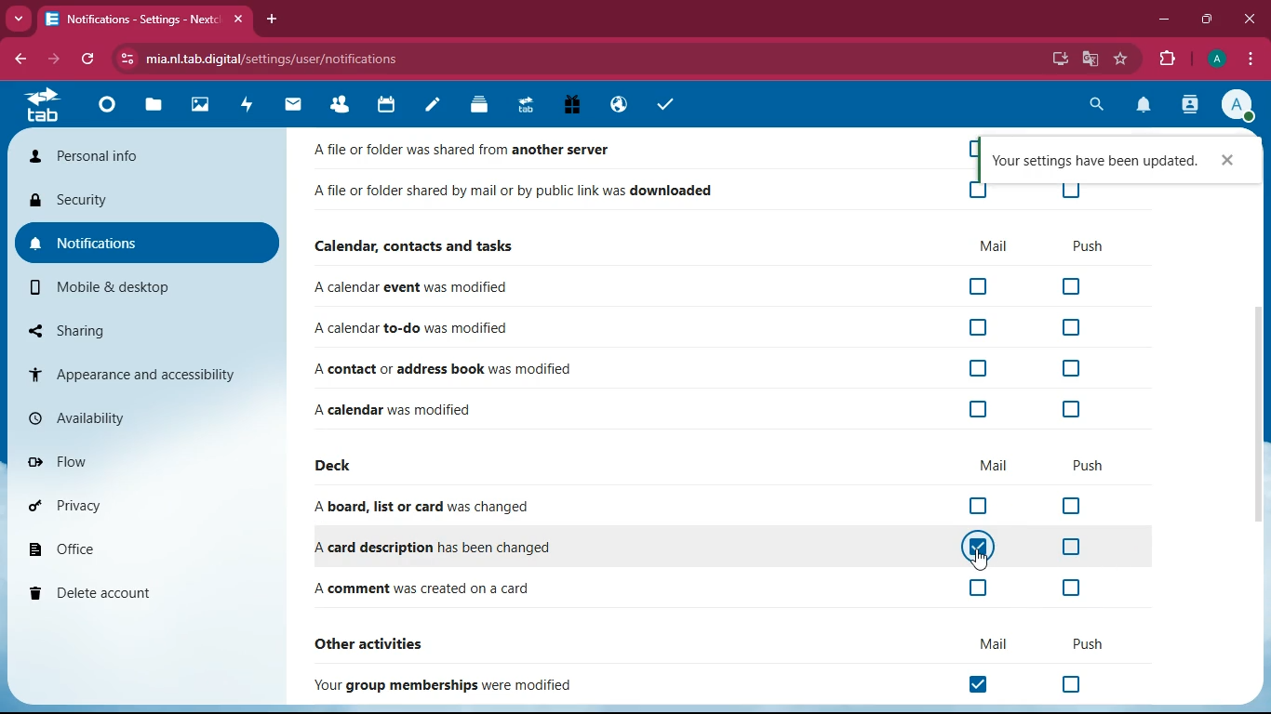 The width and height of the screenshot is (1271, 714). What do you see at coordinates (473, 151) in the screenshot?
I see `A Tile or folder was shared from another server` at bounding box center [473, 151].